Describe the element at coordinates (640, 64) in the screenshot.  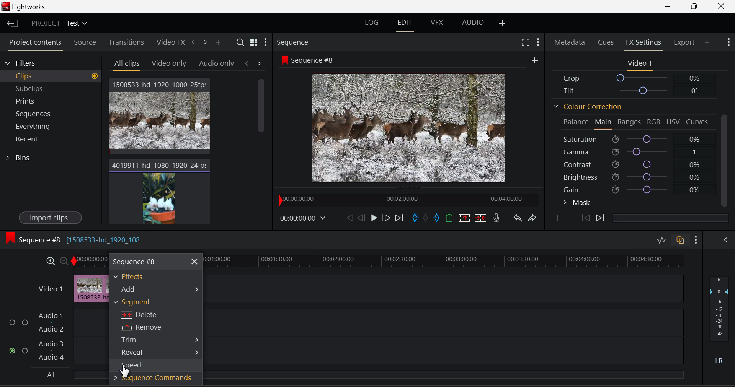
I see `Video 1 Settings` at that location.